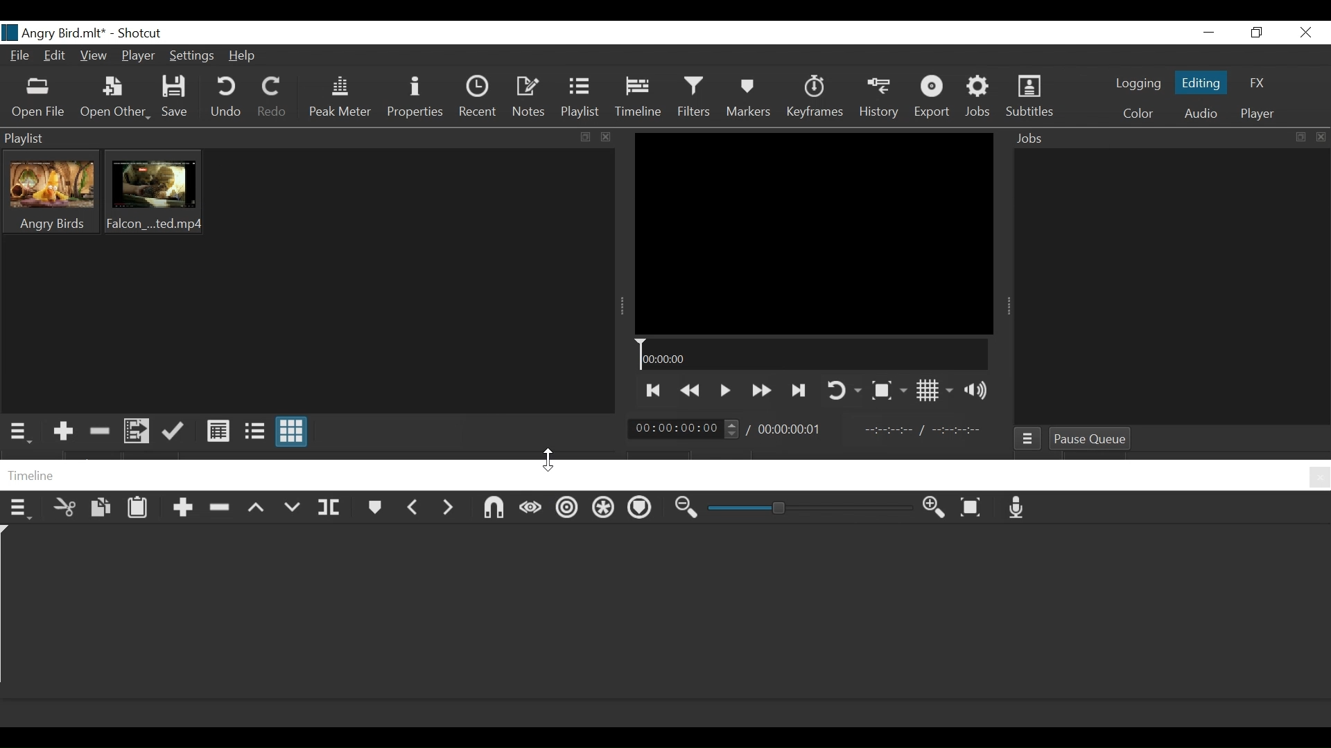  I want to click on Current position, so click(681, 429).